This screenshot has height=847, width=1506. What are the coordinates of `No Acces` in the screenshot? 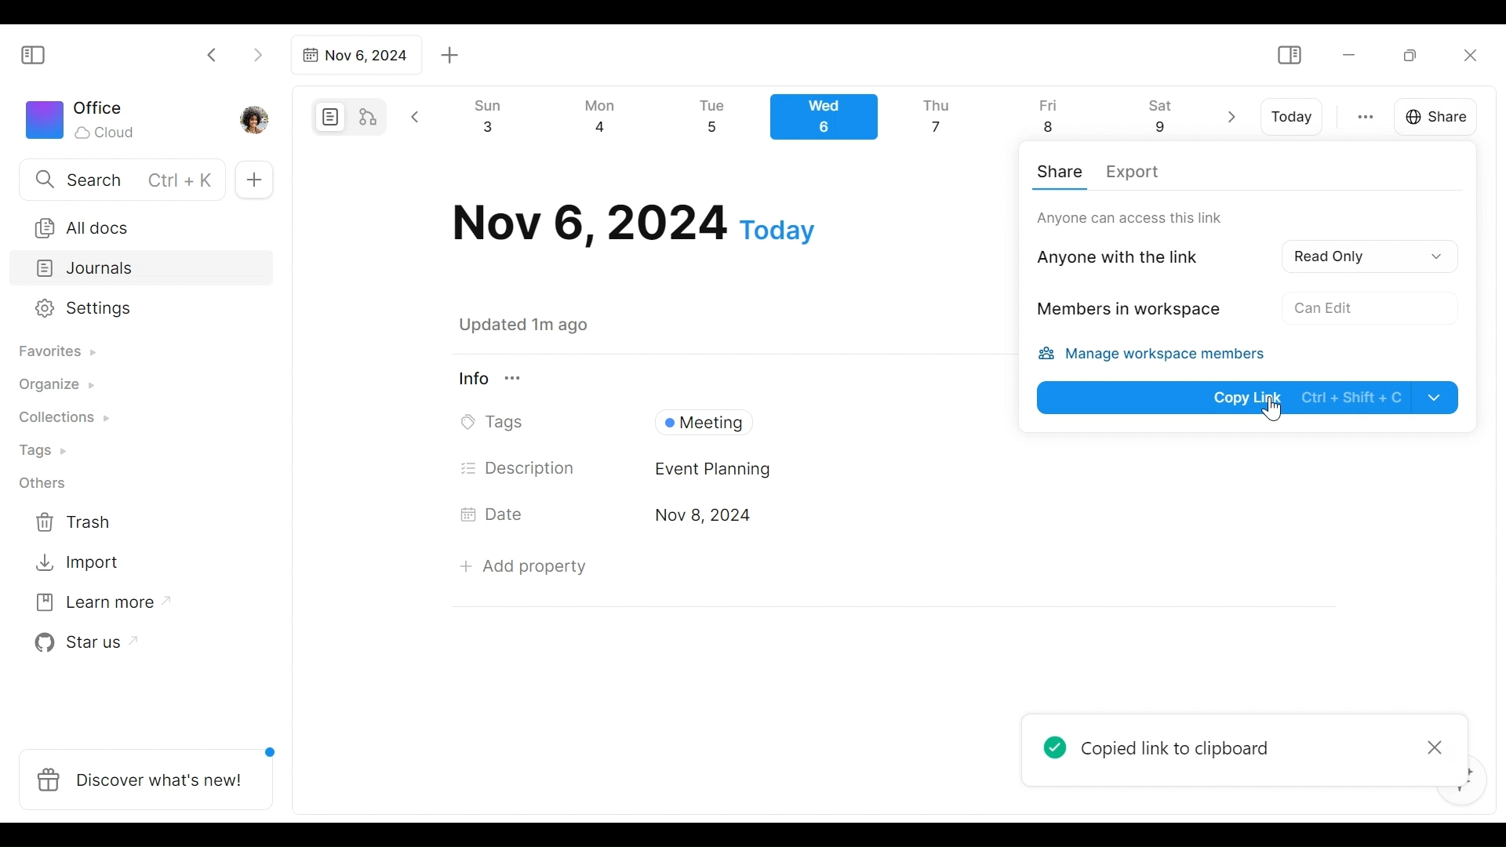 It's located at (1348, 305).